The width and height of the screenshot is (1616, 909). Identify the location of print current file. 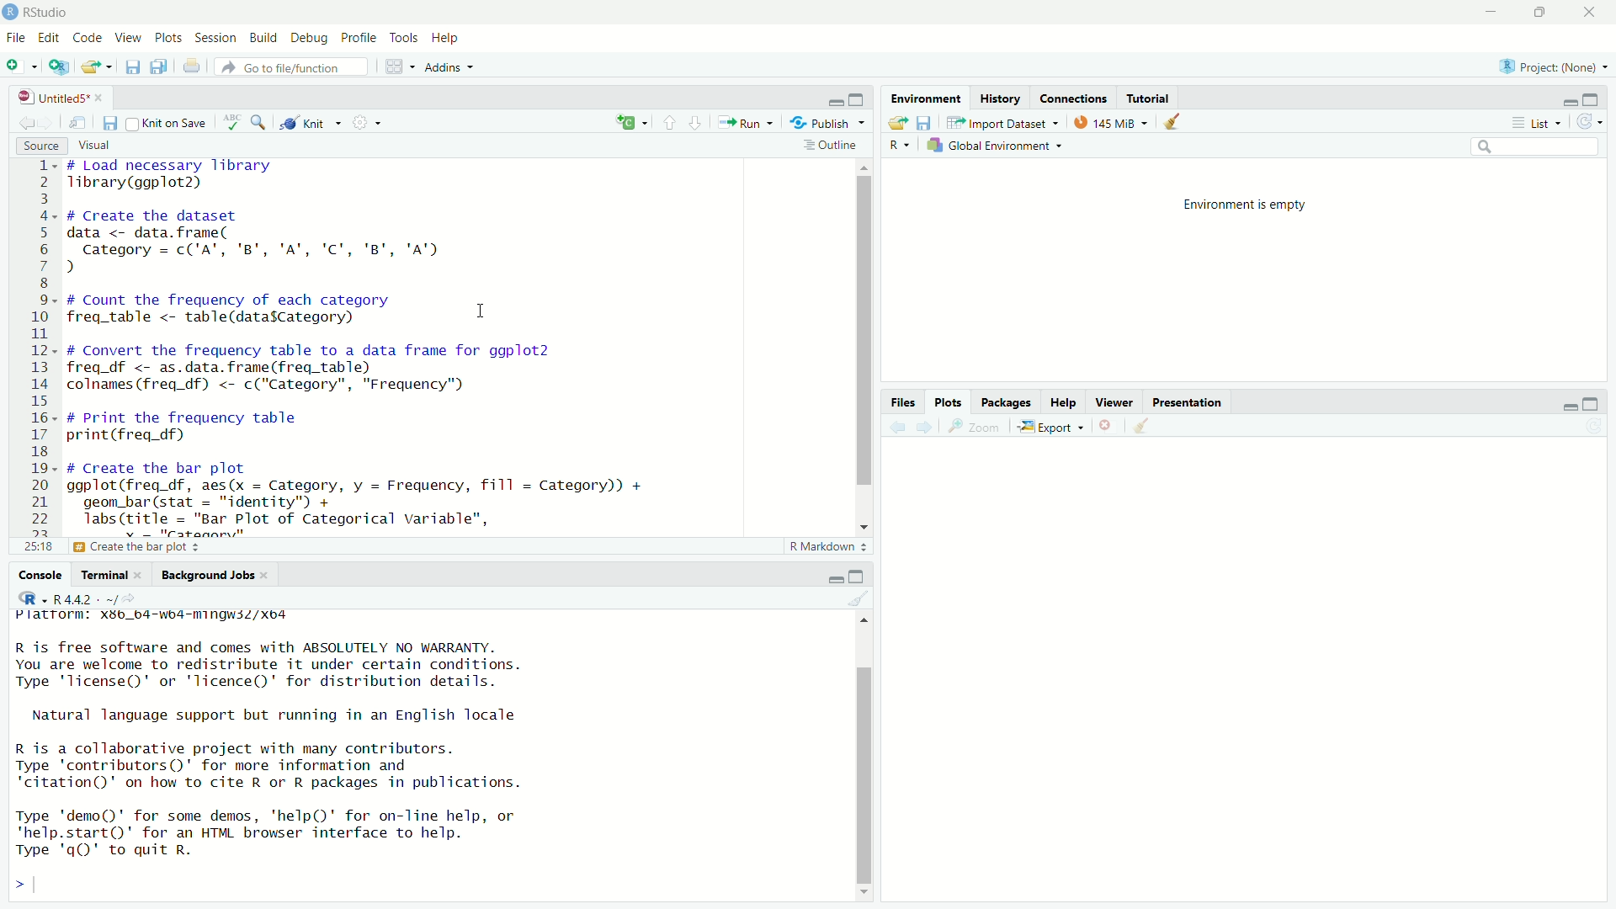
(194, 67).